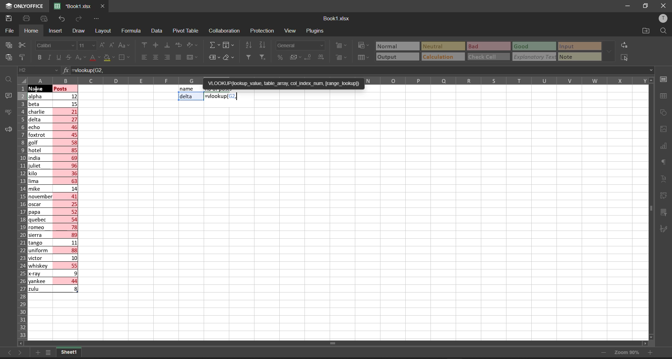  Describe the element at coordinates (485, 57) in the screenshot. I see `check cell` at that location.